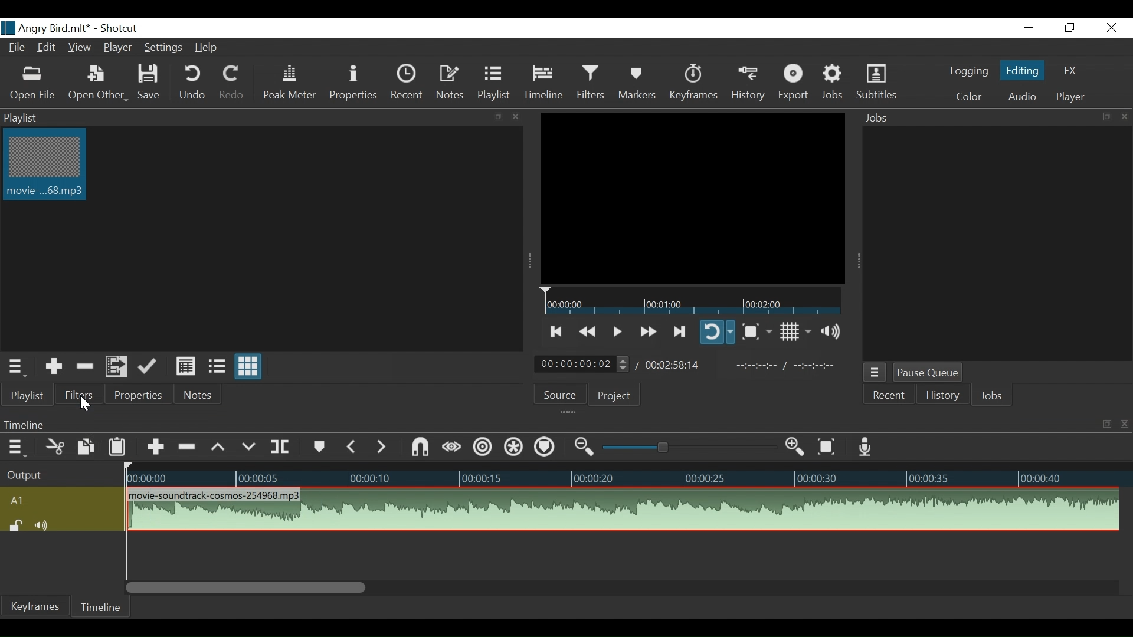  What do you see at coordinates (669, 365) in the screenshot?
I see `Total Duration` at bounding box center [669, 365].